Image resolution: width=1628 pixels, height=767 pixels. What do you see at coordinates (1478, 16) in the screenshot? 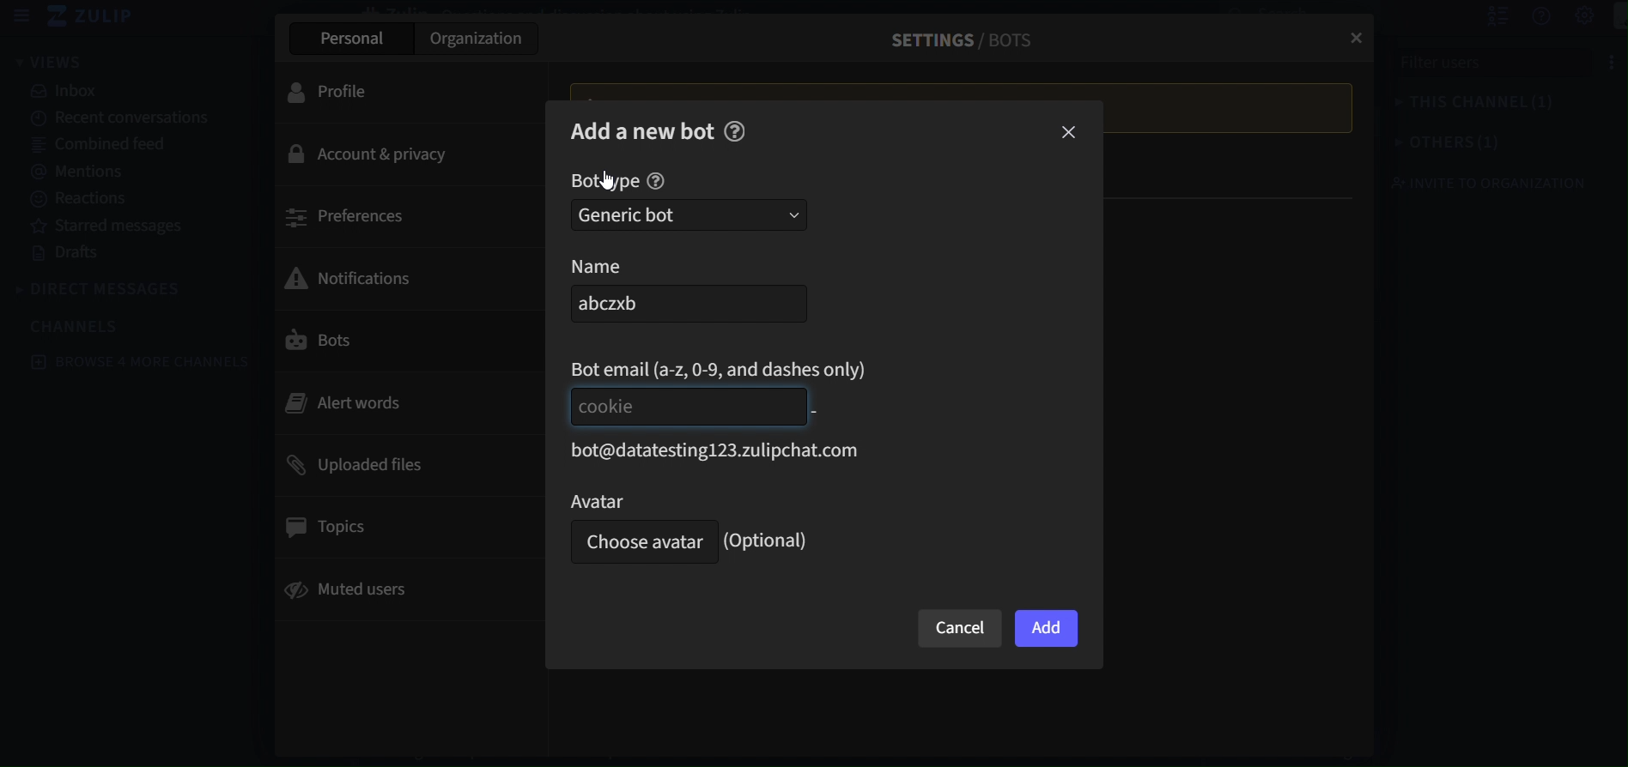
I see `hide user list` at bounding box center [1478, 16].